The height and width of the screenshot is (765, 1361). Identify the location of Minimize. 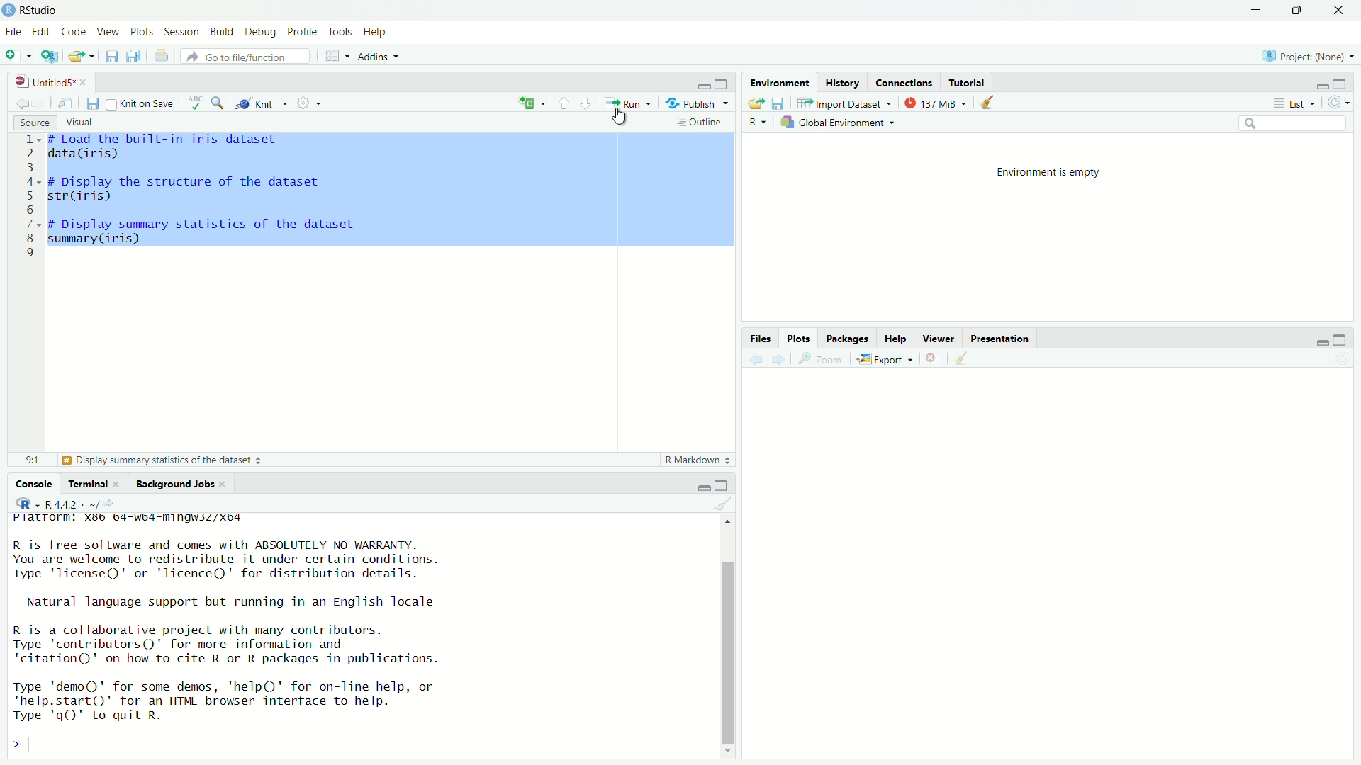
(1257, 10).